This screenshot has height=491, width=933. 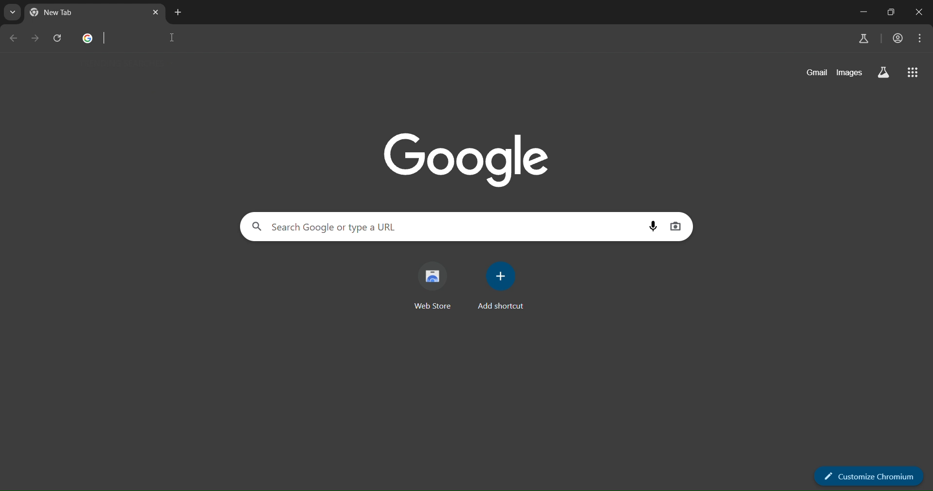 I want to click on go back one page, so click(x=14, y=40).